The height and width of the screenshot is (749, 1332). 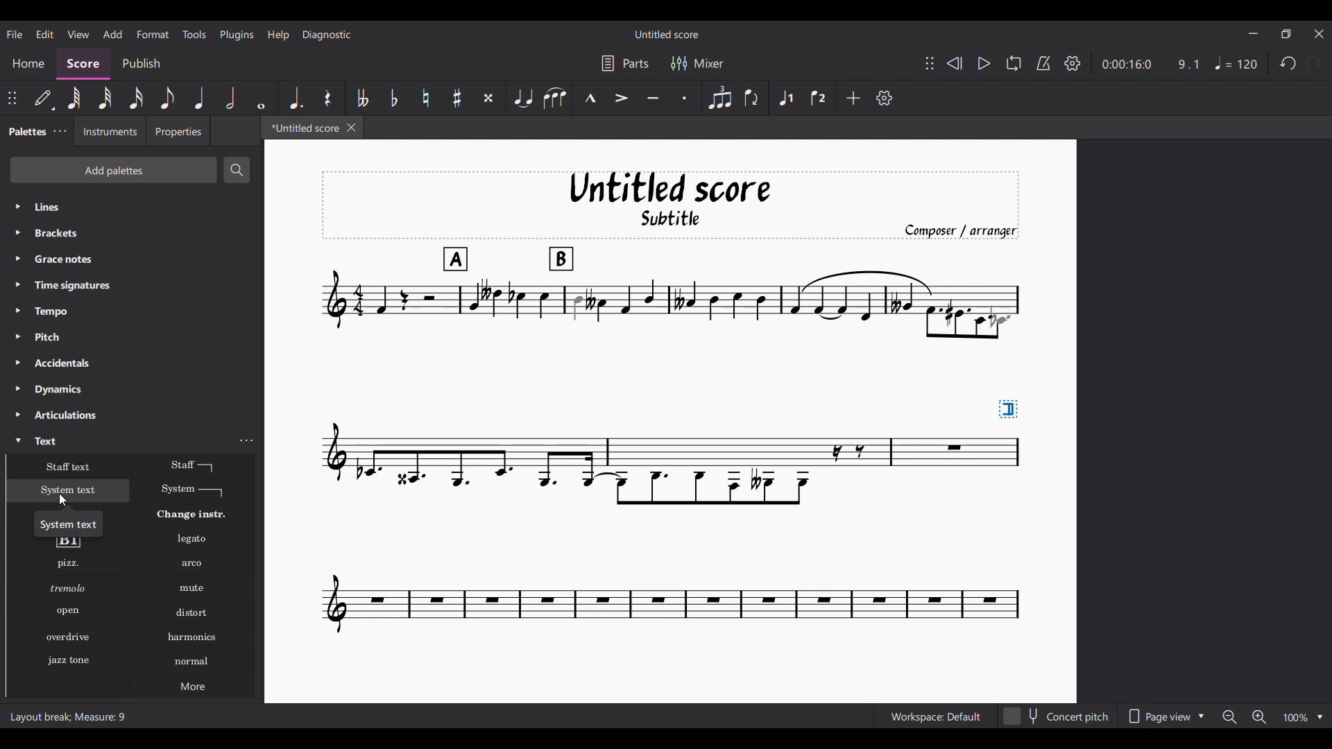 What do you see at coordinates (488, 98) in the screenshot?
I see `Toggle double sharp` at bounding box center [488, 98].